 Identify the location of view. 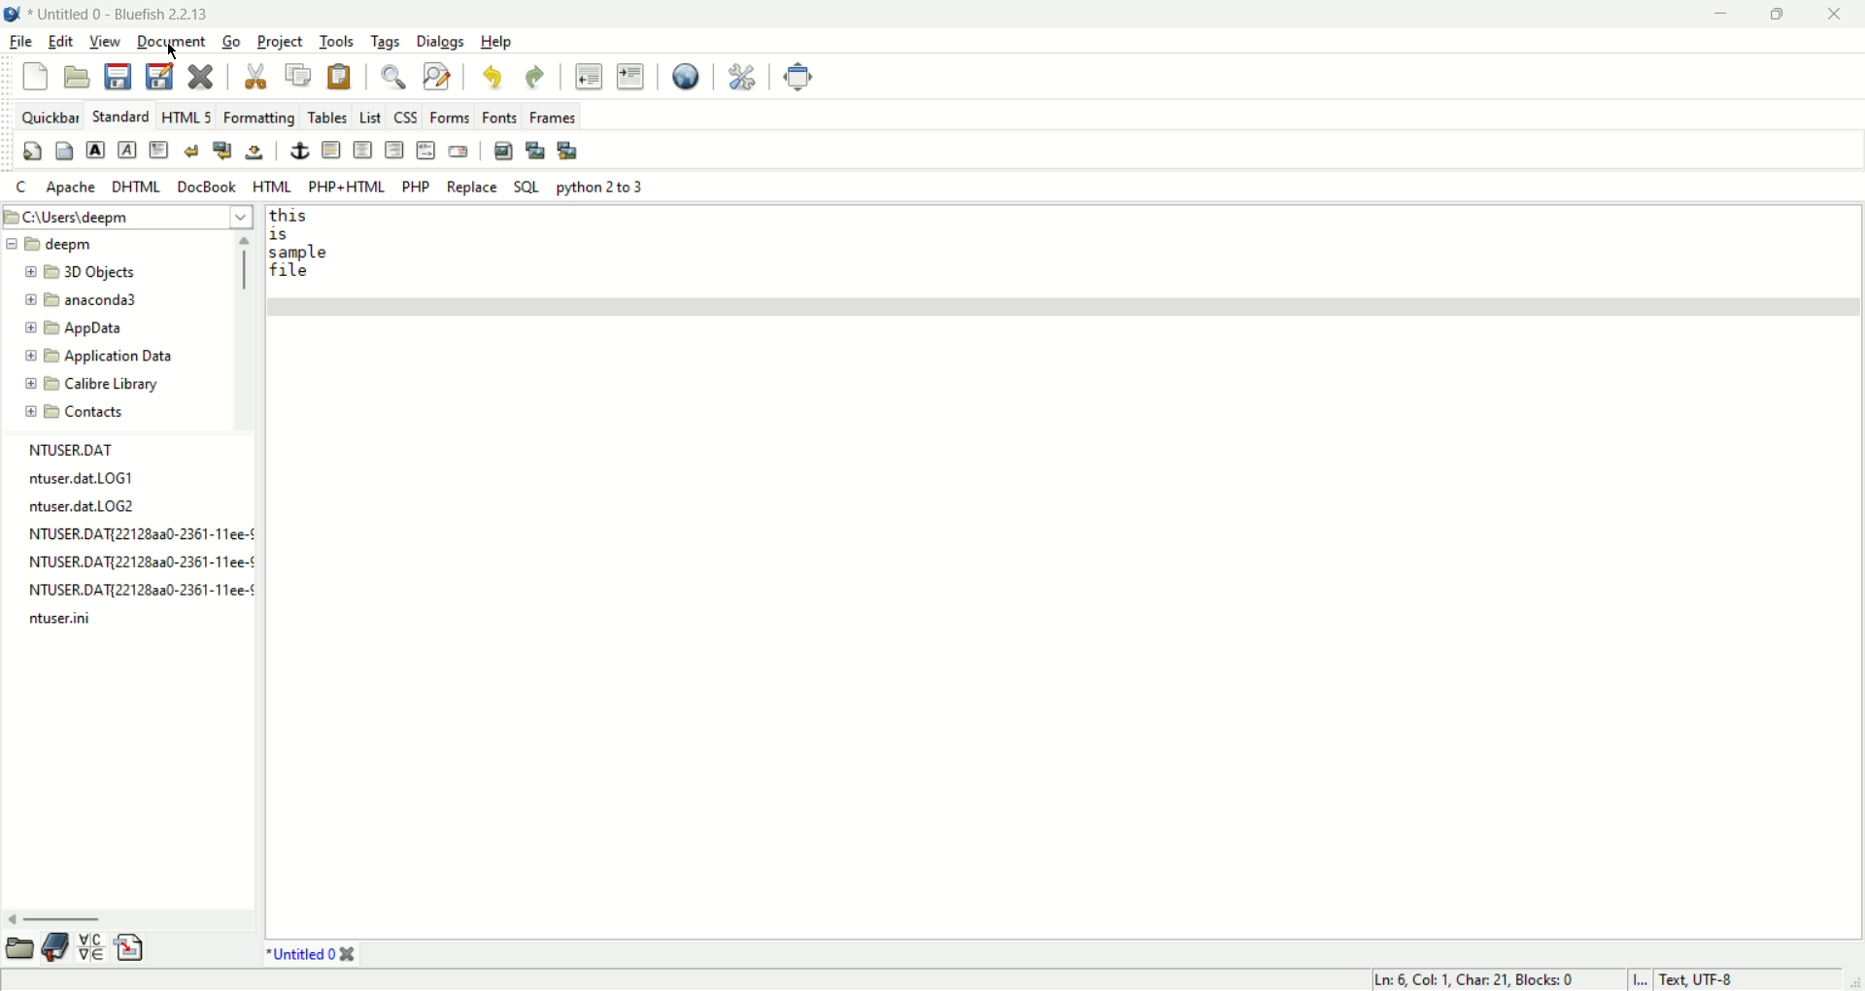
(106, 40).